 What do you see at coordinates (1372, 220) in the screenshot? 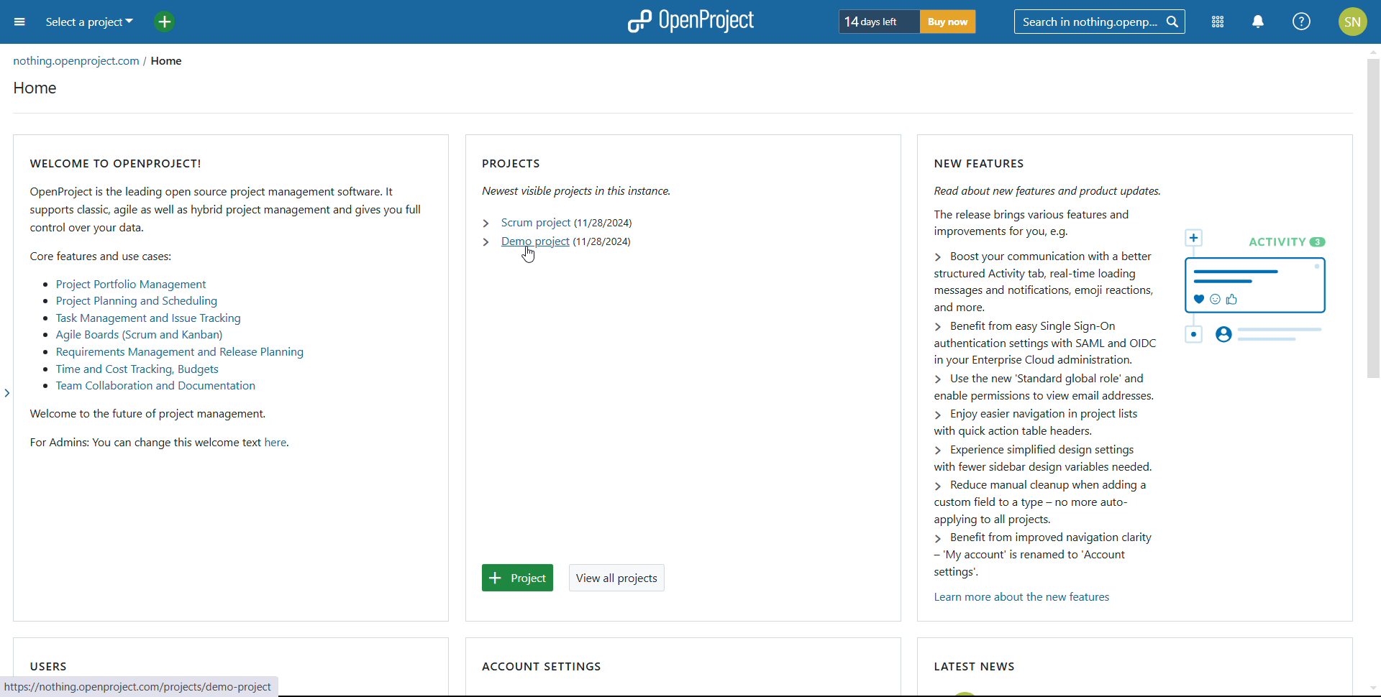
I see `scrollbar` at bounding box center [1372, 220].